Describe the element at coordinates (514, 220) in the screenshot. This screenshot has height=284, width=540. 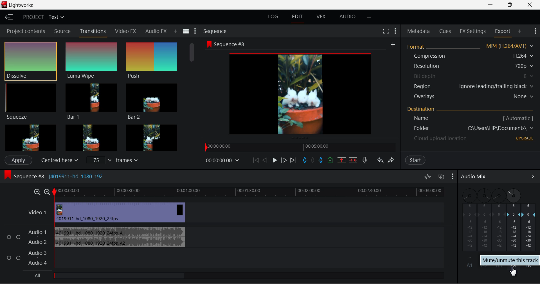
I see `A4 Channel` at that location.